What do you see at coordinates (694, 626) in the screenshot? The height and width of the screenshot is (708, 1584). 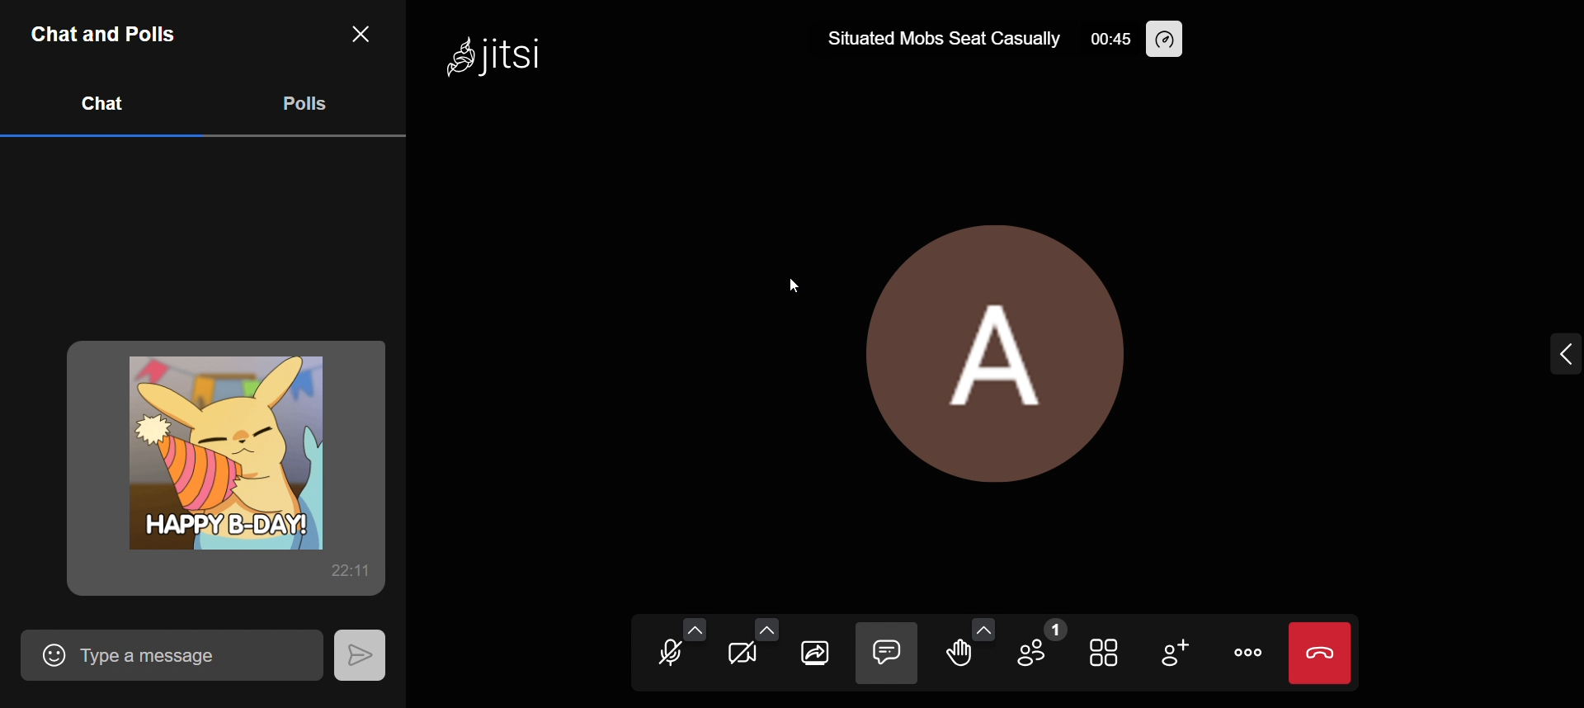 I see `audio setting` at bounding box center [694, 626].